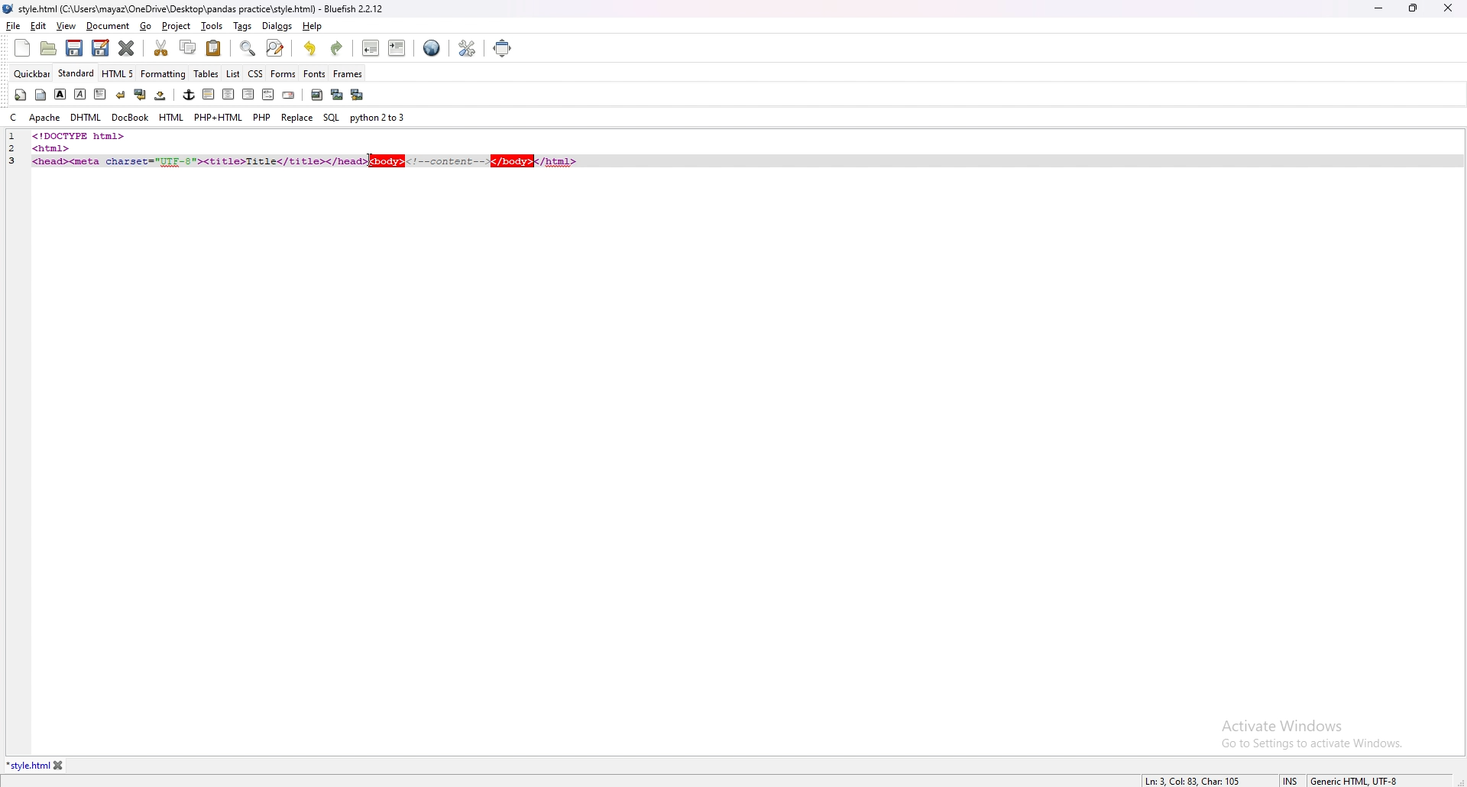 The height and width of the screenshot is (787, 1467). I want to click on line number, so click(17, 160).